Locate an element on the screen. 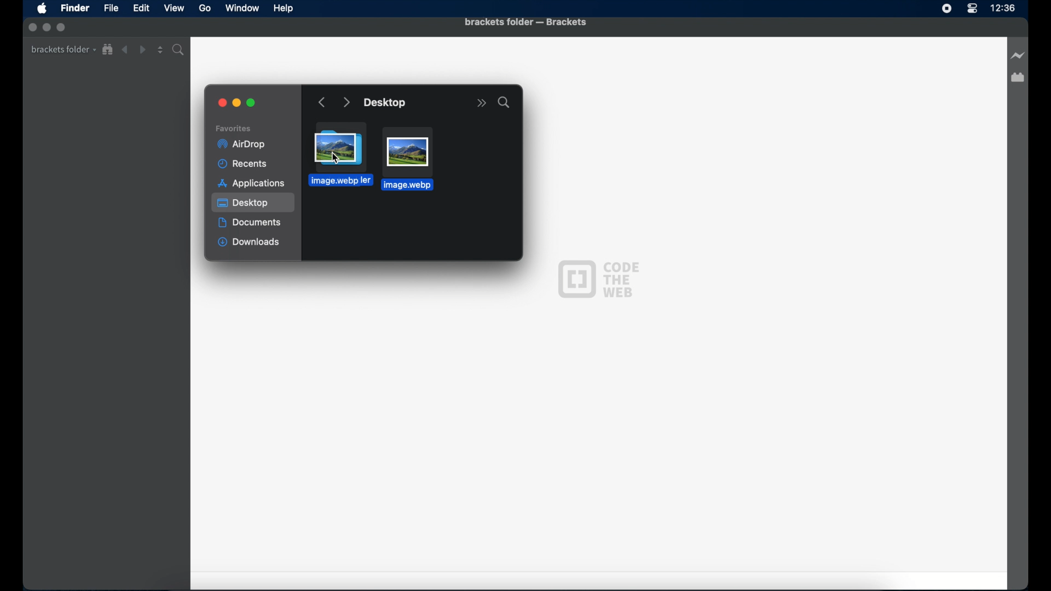 This screenshot has height=591, width=1051. find in folder is located at coordinates (180, 50).